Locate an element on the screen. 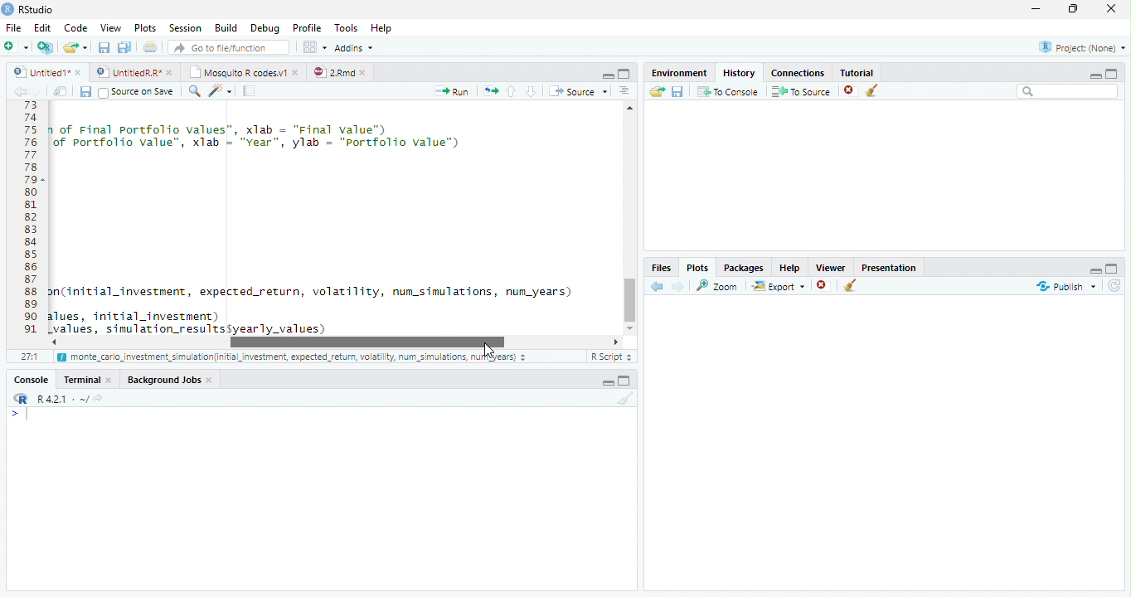 The height and width of the screenshot is (597, 1131). To Source is located at coordinates (801, 91).